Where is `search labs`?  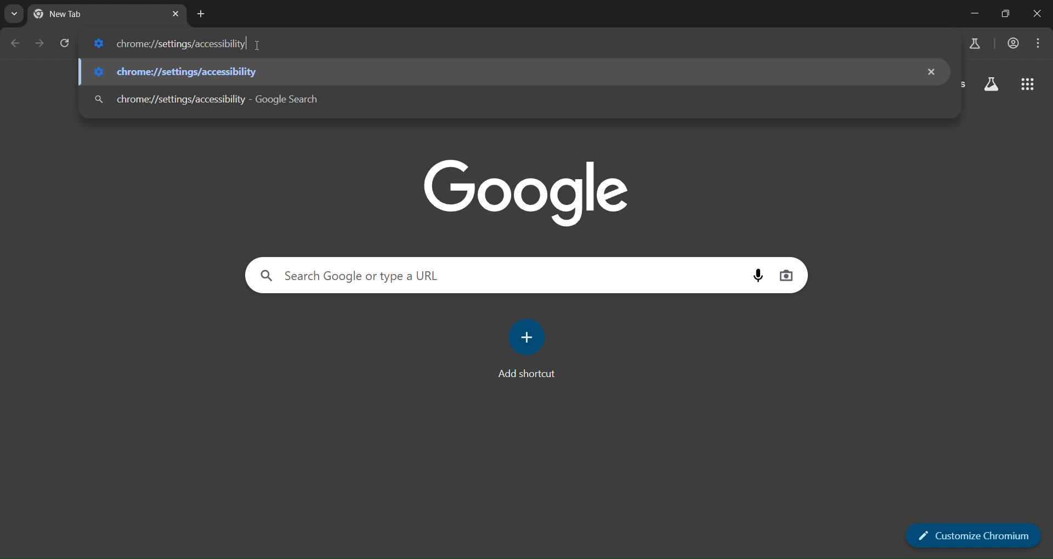
search labs is located at coordinates (975, 45).